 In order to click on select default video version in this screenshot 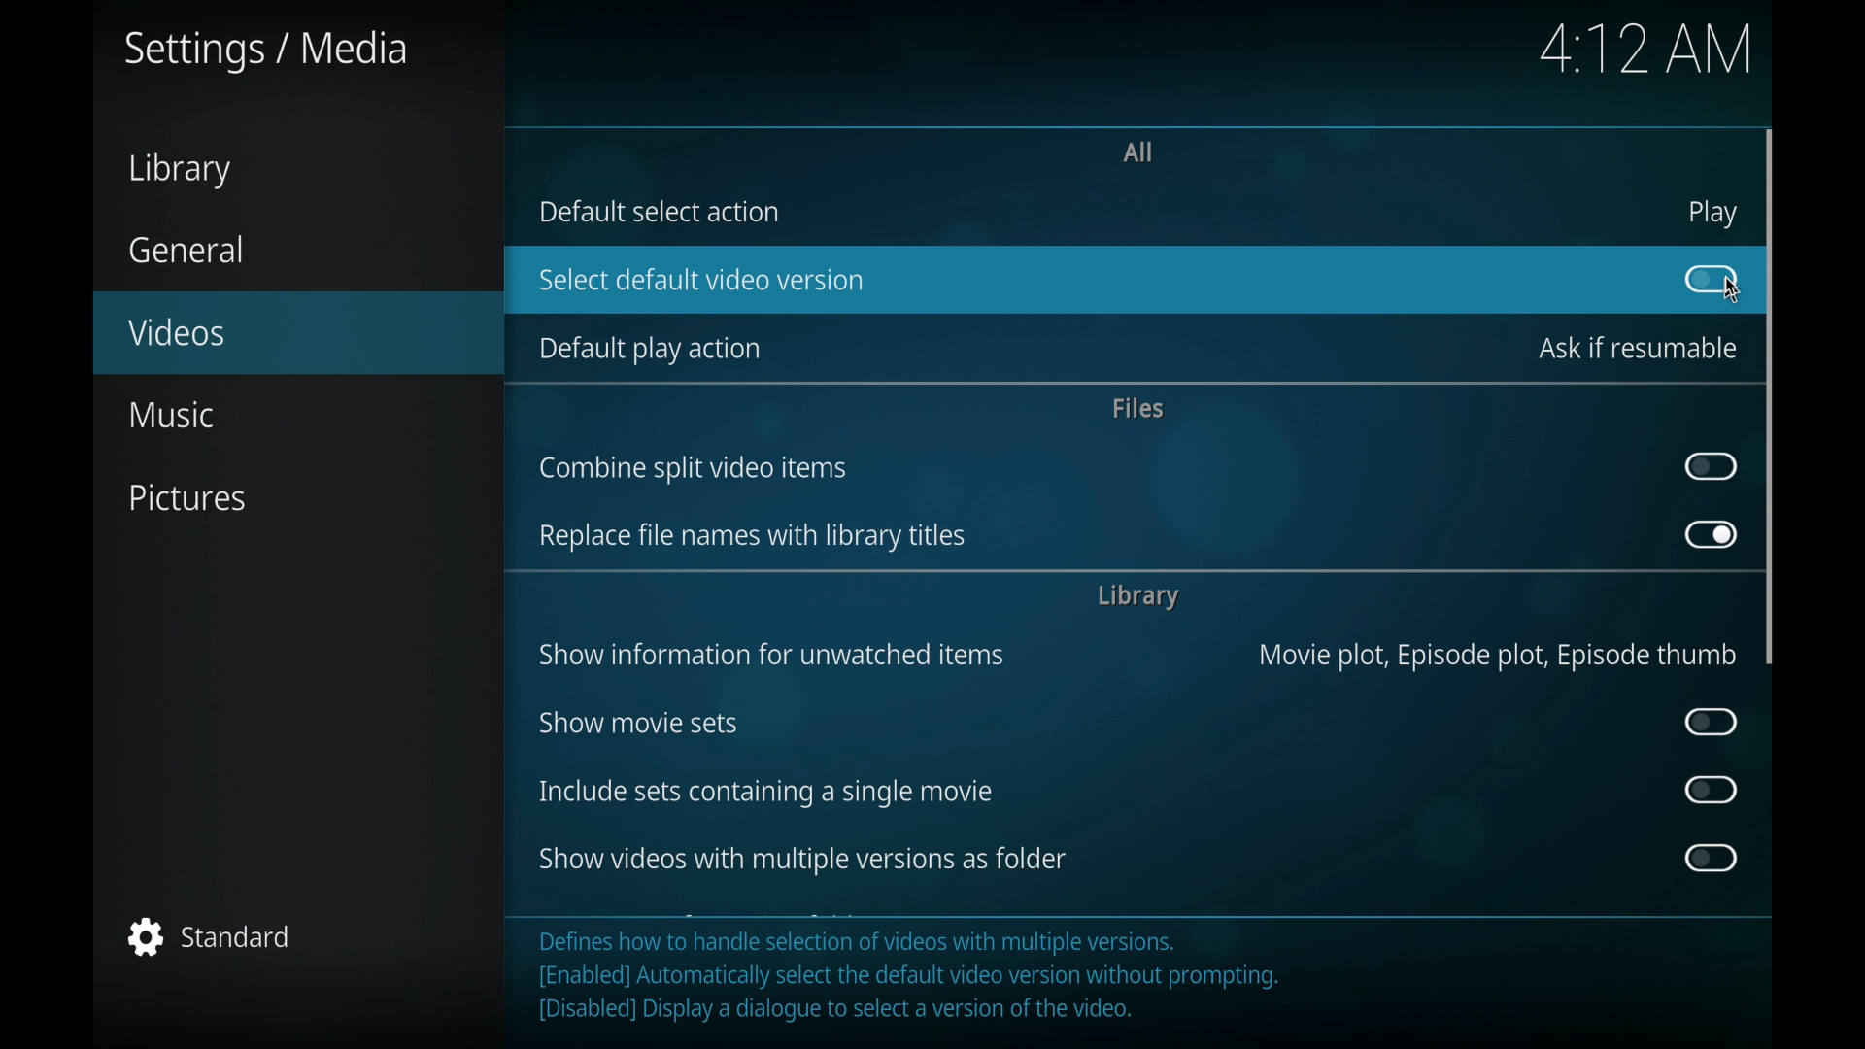, I will do `click(700, 280)`.